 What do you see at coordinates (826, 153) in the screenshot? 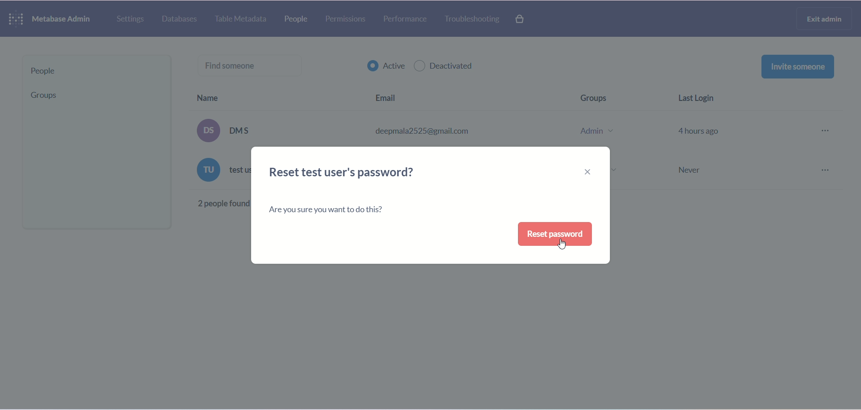
I see `more` at bounding box center [826, 153].